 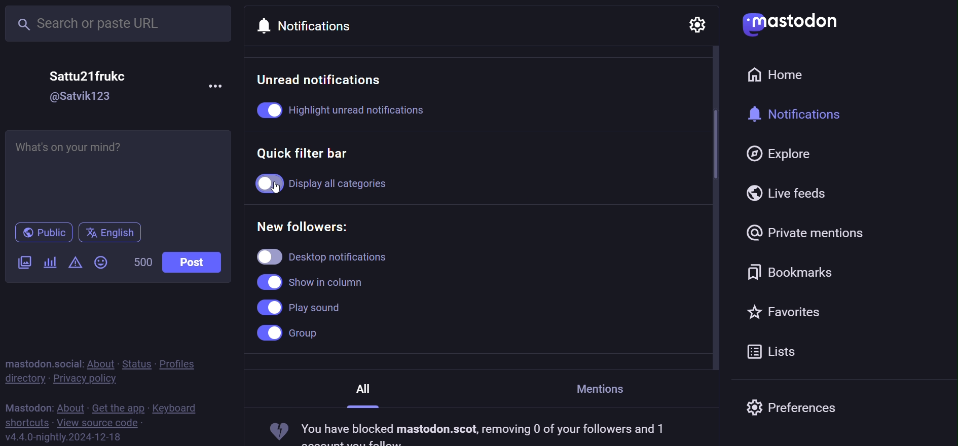 What do you see at coordinates (176, 408) in the screenshot?
I see `keyboard` at bounding box center [176, 408].